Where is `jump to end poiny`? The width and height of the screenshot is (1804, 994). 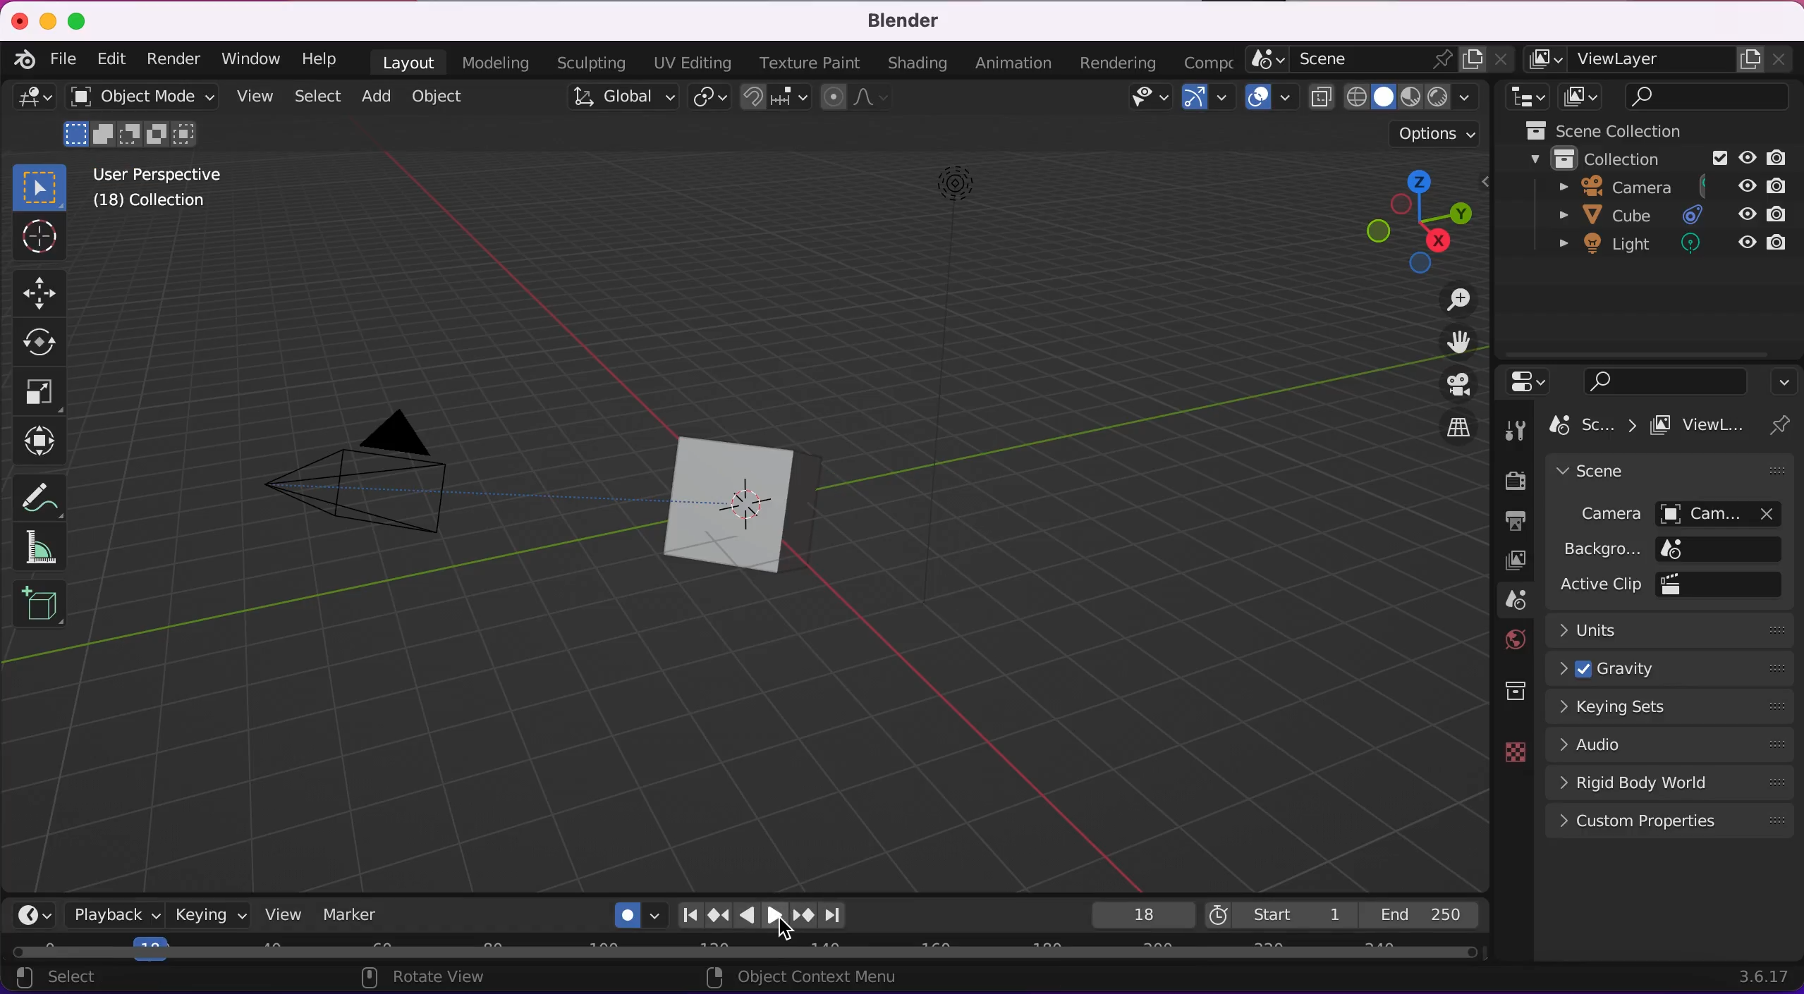 jump to end poiny is located at coordinates (841, 916).